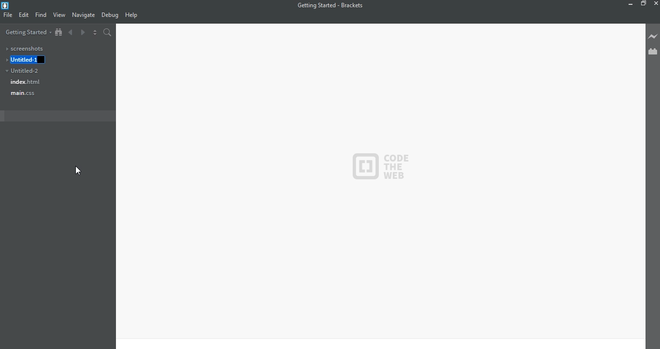 This screenshot has width=660, height=349. I want to click on main.css, so click(23, 94).